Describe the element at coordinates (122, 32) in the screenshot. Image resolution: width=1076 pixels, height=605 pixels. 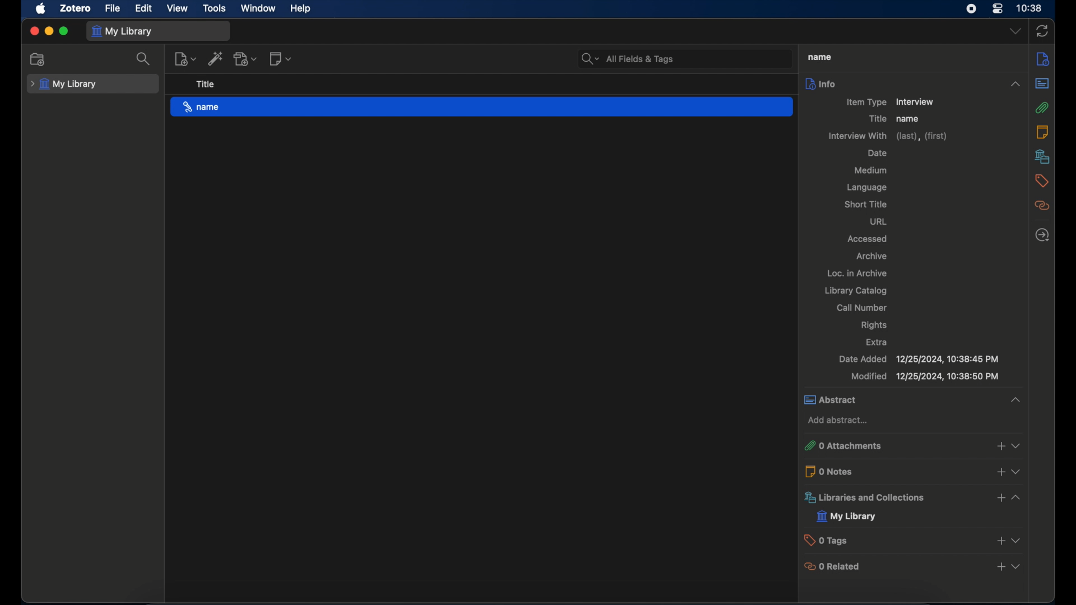
I see `my library` at that location.